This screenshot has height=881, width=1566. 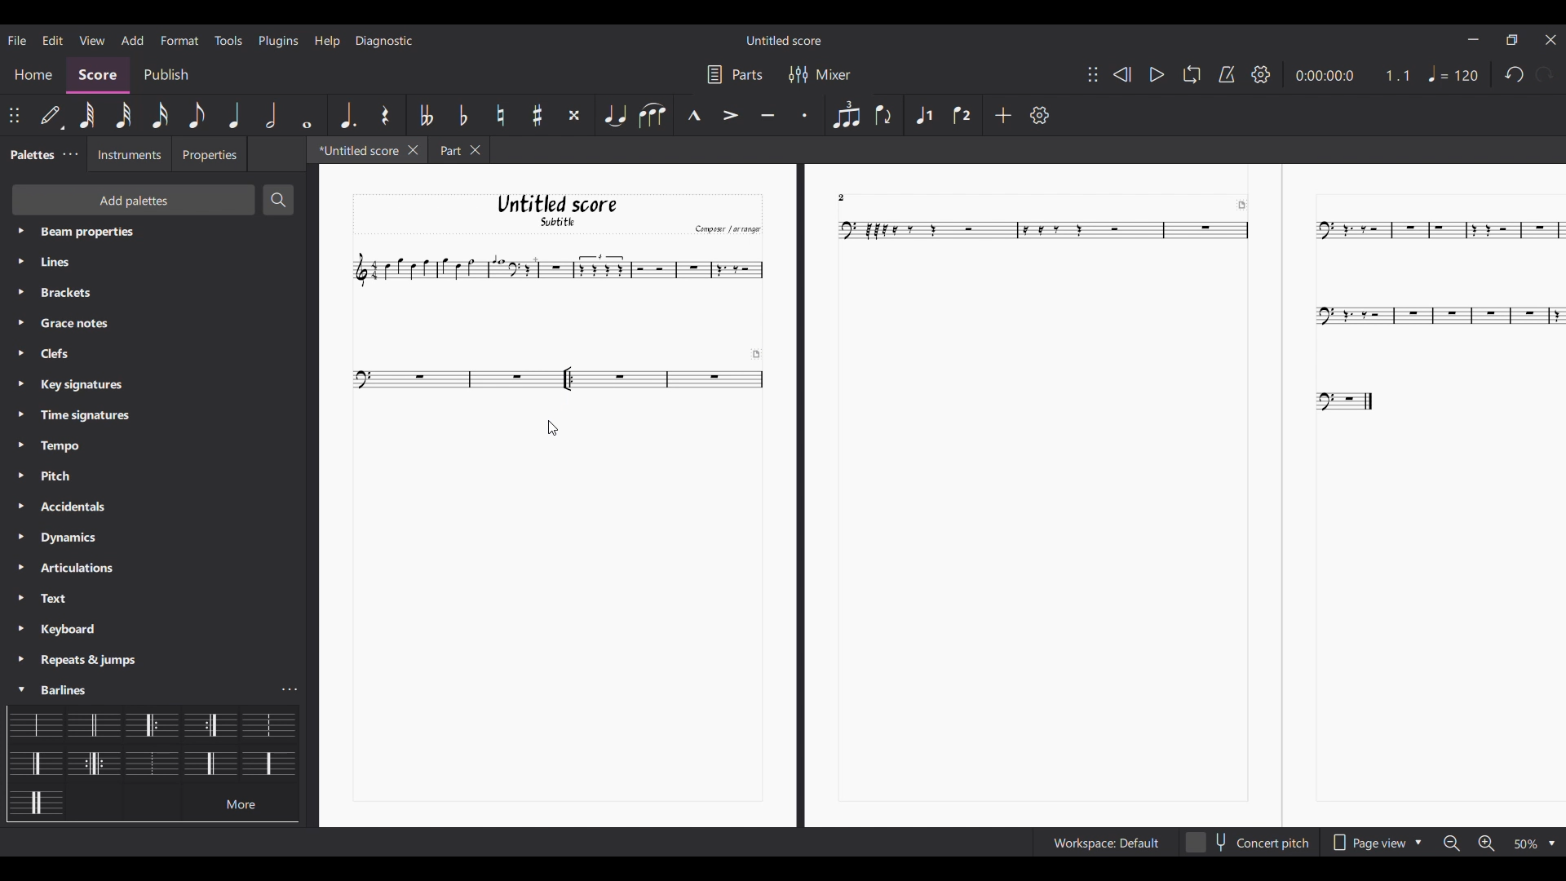 What do you see at coordinates (652, 114) in the screenshot?
I see `Slur` at bounding box center [652, 114].